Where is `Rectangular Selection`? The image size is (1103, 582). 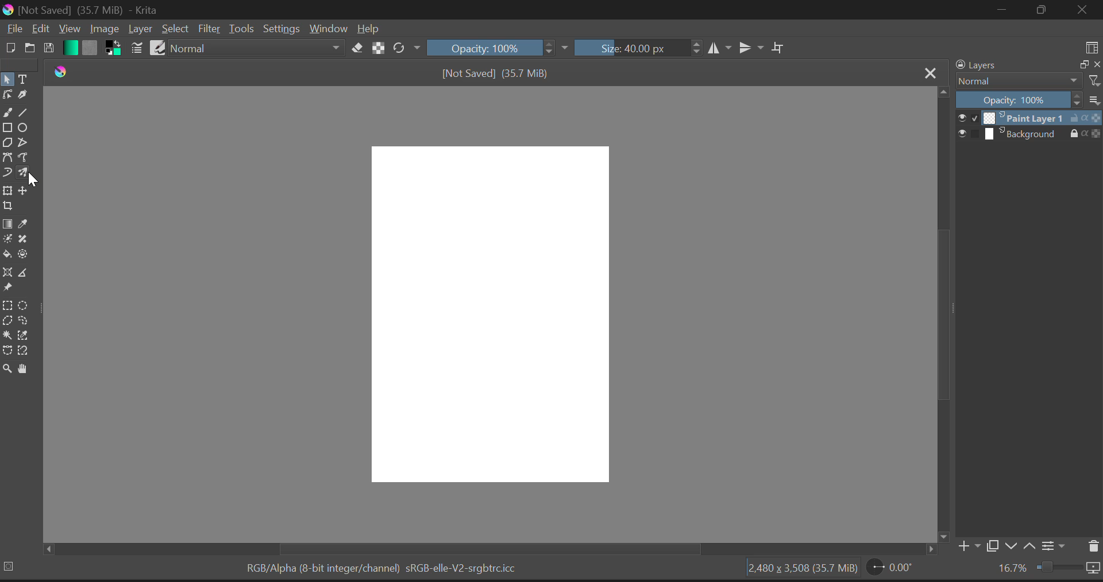
Rectangular Selection is located at coordinates (9, 306).